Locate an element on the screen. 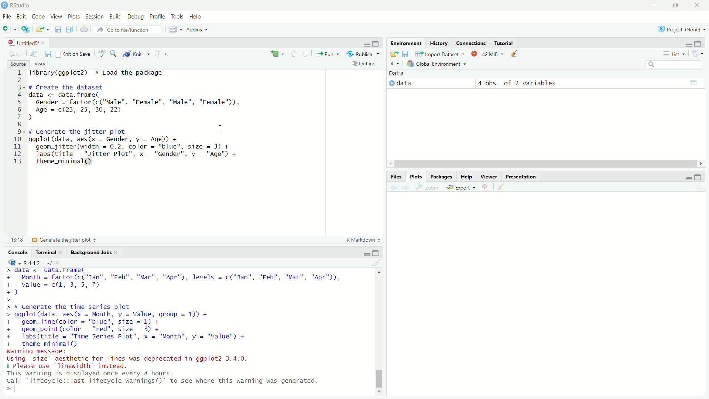  tools is located at coordinates (178, 16).